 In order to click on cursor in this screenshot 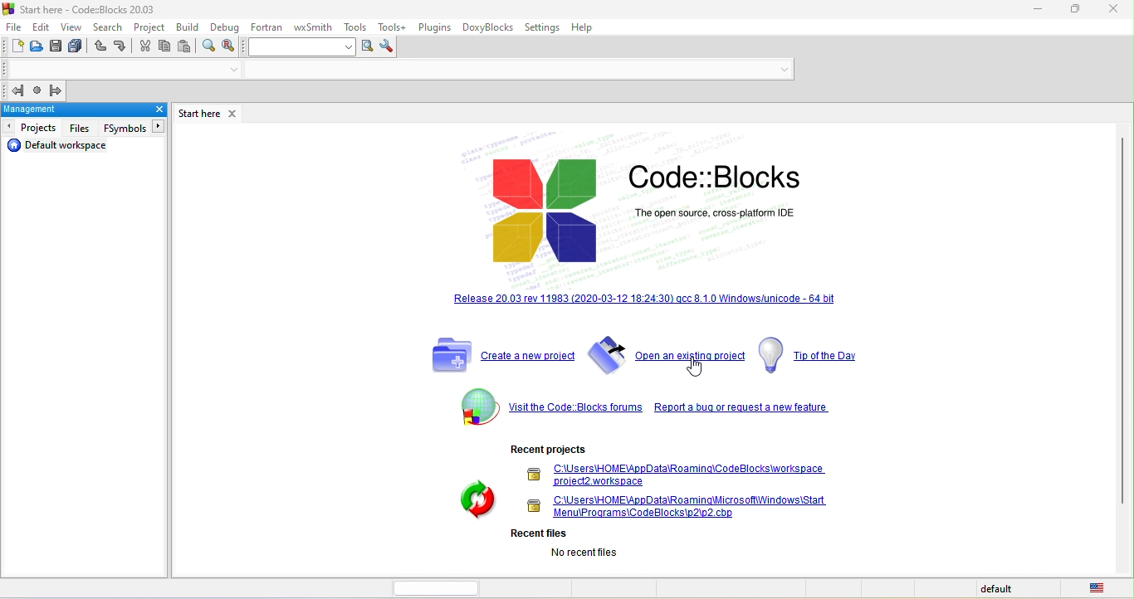, I will do `click(701, 367)`.